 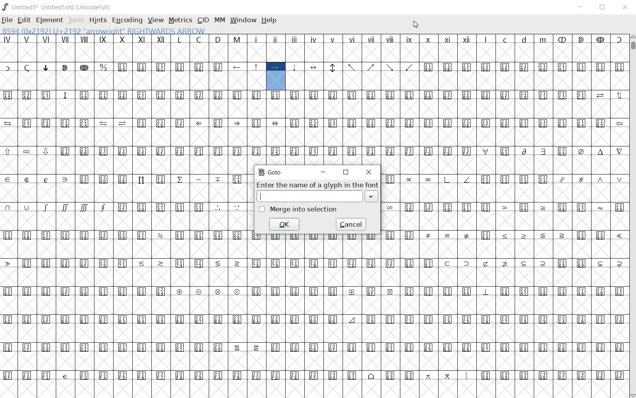 What do you see at coordinates (416, 26) in the screenshot?
I see `CURSOR` at bounding box center [416, 26].